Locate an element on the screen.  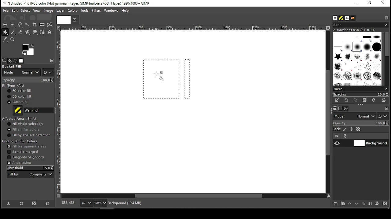
fuzzy selection tool is located at coordinates (28, 25).